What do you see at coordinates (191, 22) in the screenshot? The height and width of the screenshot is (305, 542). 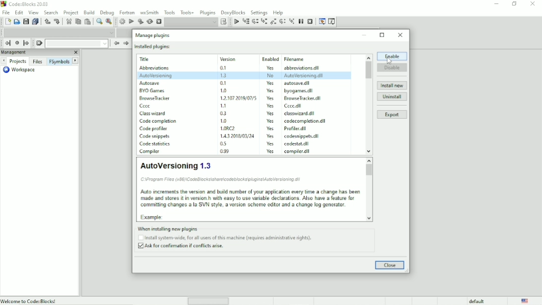 I see `Drop down` at bounding box center [191, 22].